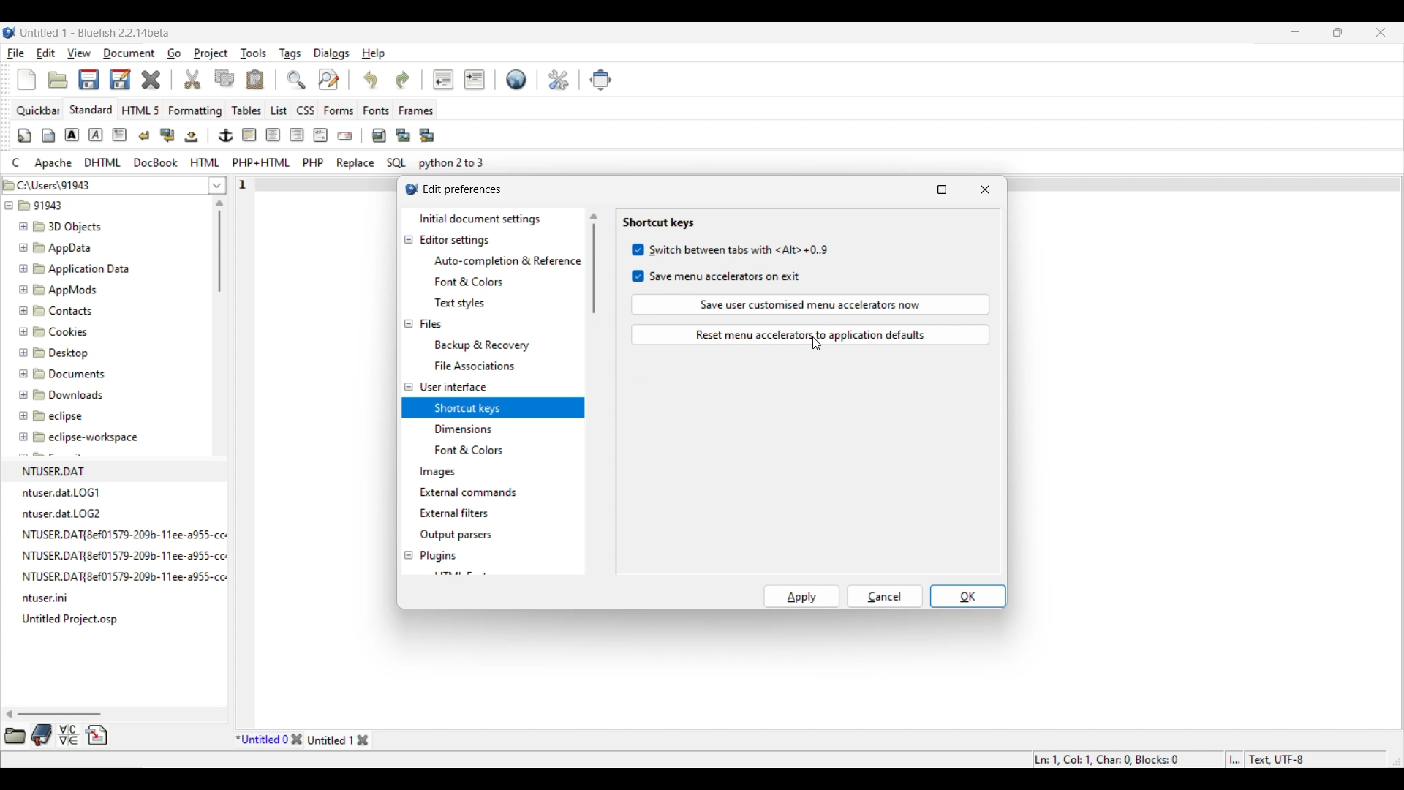  Describe the element at coordinates (262, 740) in the screenshot. I see `Current tab` at that location.